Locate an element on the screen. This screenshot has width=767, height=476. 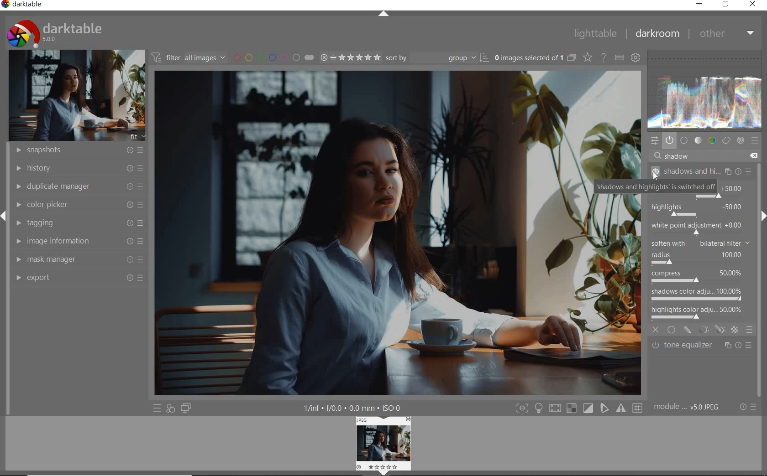
history is located at coordinates (77, 167).